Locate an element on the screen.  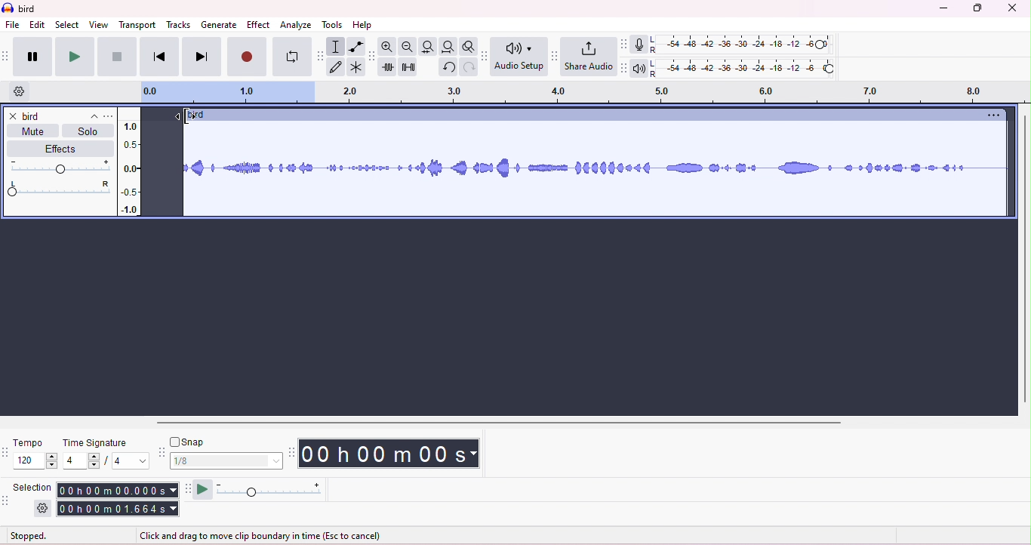
selection tool bar is located at coordinates (8, 502).